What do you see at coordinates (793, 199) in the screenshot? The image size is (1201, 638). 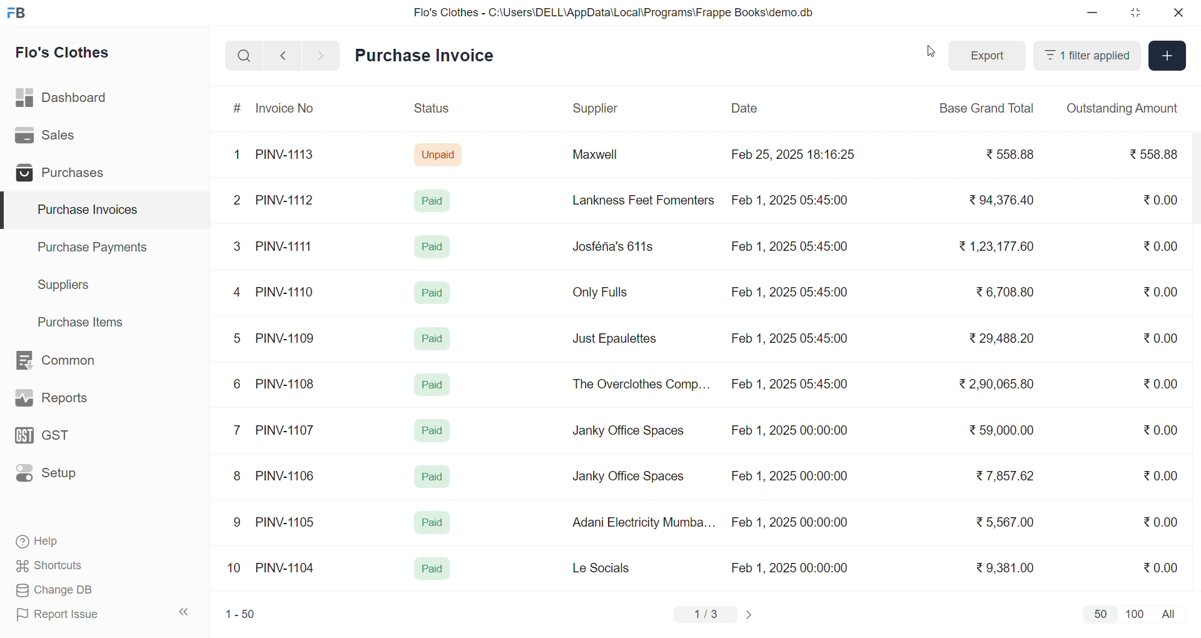 I see `Feb 1, 2025 05:45:00` at bounding box center [793, 199].